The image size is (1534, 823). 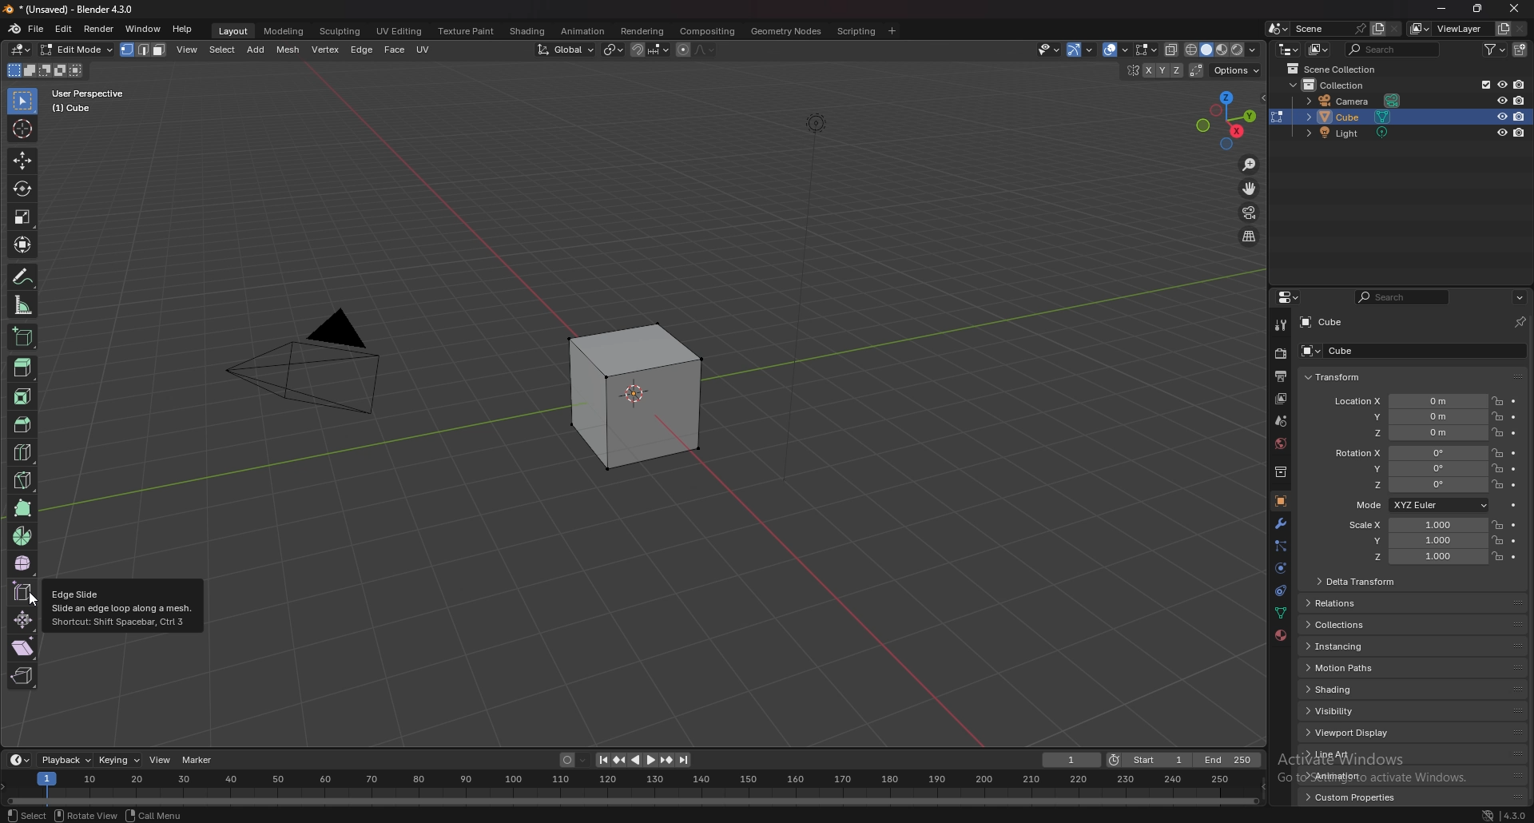 I want to click on transform, so click(x=23, y=244).